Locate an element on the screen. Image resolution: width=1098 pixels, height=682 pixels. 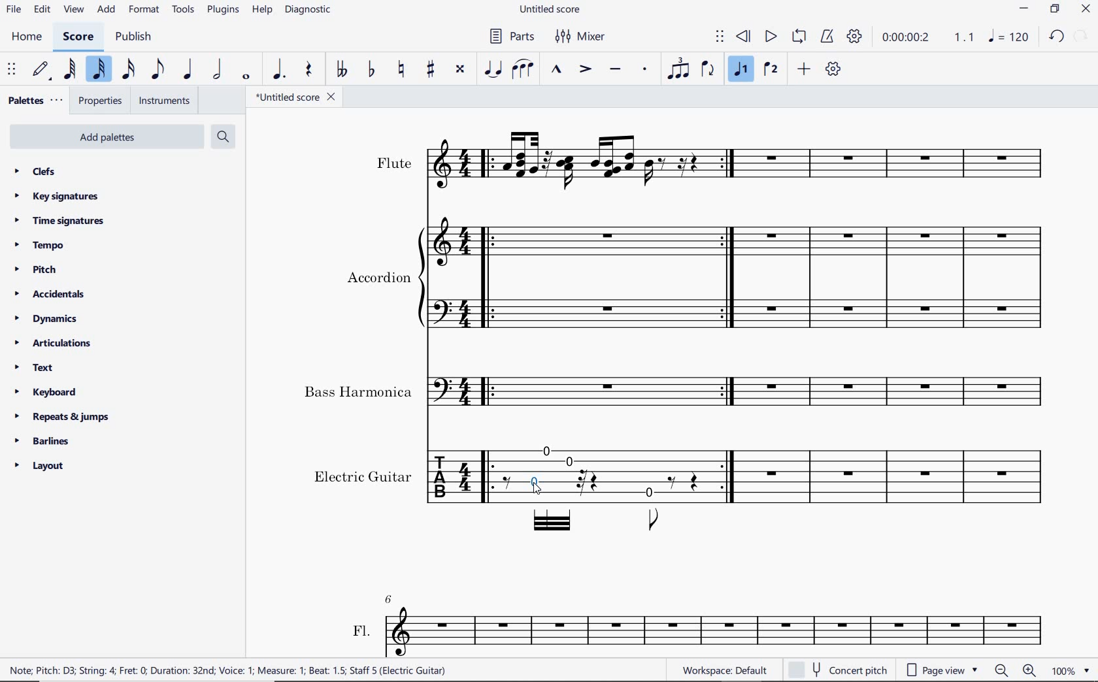
rest is located at coordinates (308, 72).